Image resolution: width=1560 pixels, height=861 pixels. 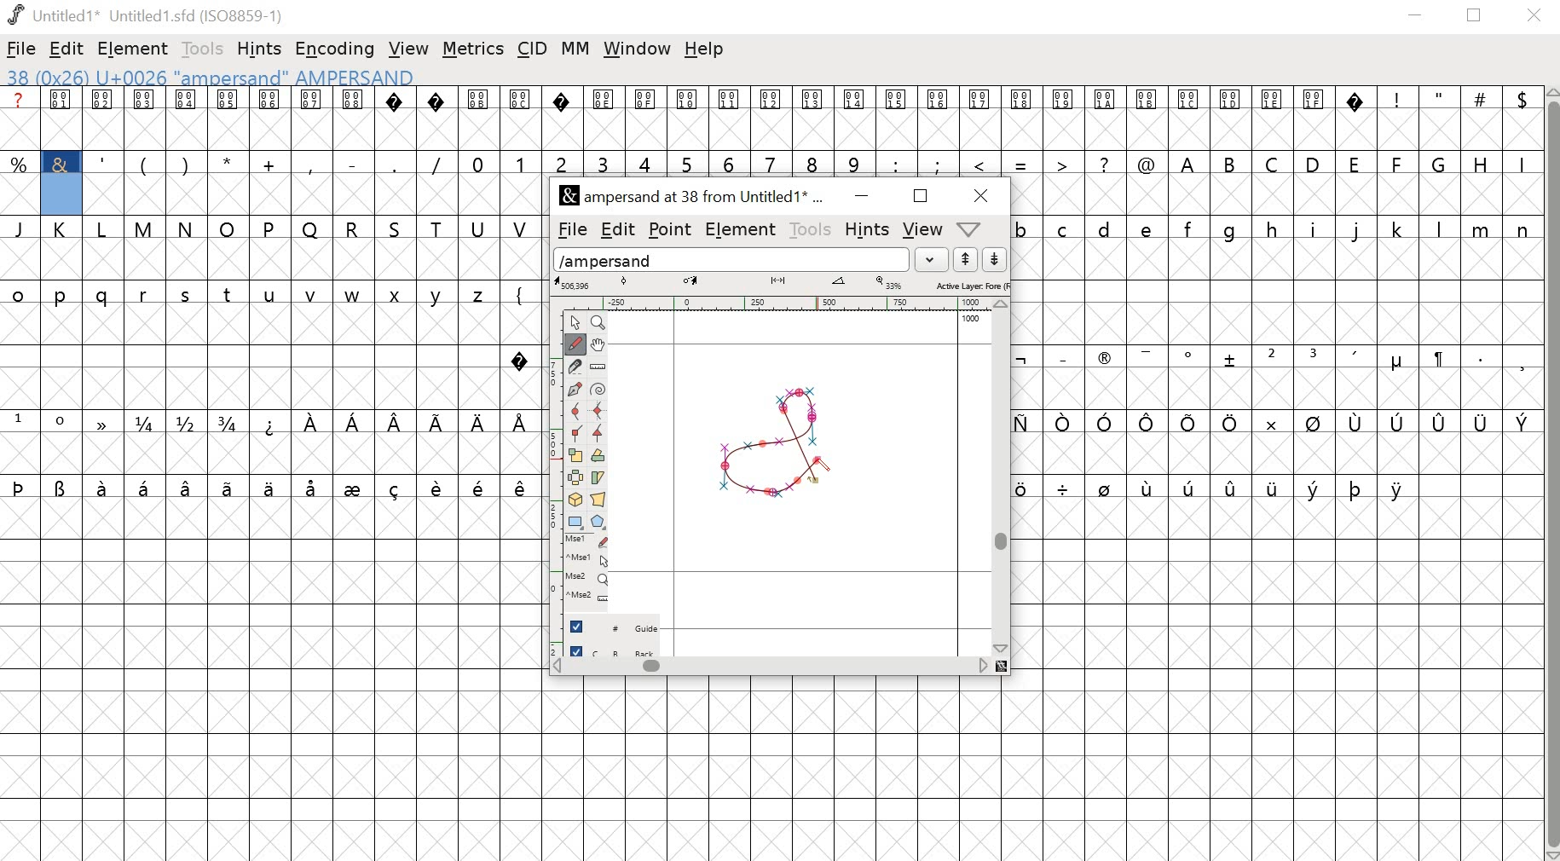 I want to click on O, so click(x=228, y=228).